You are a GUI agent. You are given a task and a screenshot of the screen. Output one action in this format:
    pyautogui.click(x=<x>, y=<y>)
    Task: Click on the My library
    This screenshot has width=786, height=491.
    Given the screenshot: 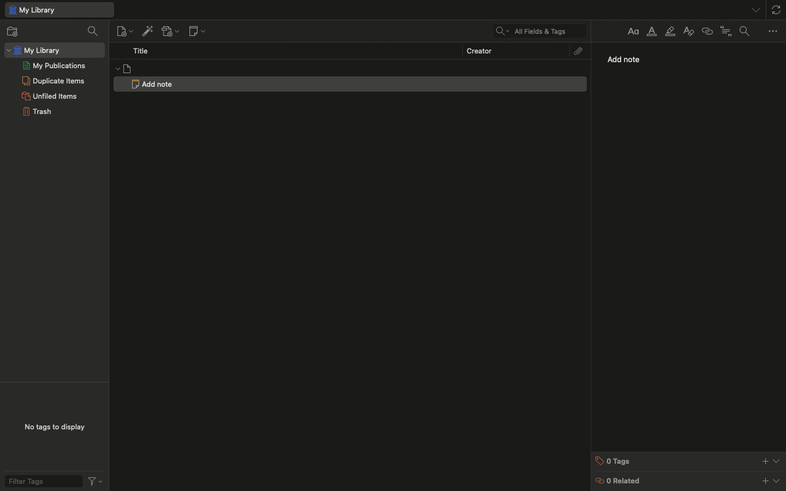 What is the action you would take?
    pyautogui.click(x=54, y=50)
    